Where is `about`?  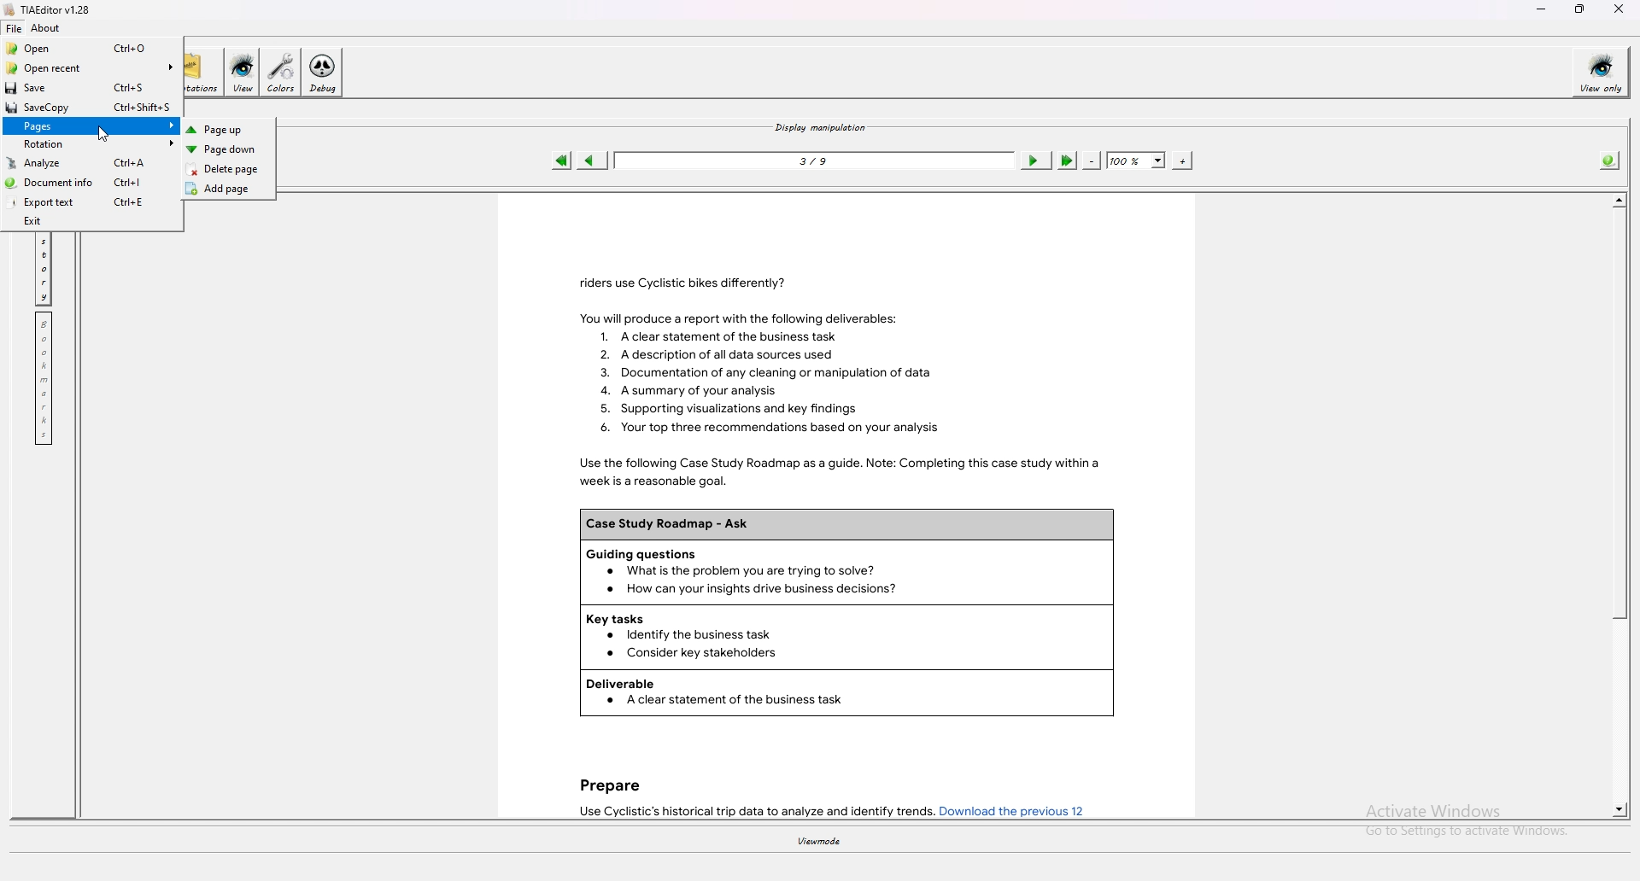 about is located at coordinates (44, 27).